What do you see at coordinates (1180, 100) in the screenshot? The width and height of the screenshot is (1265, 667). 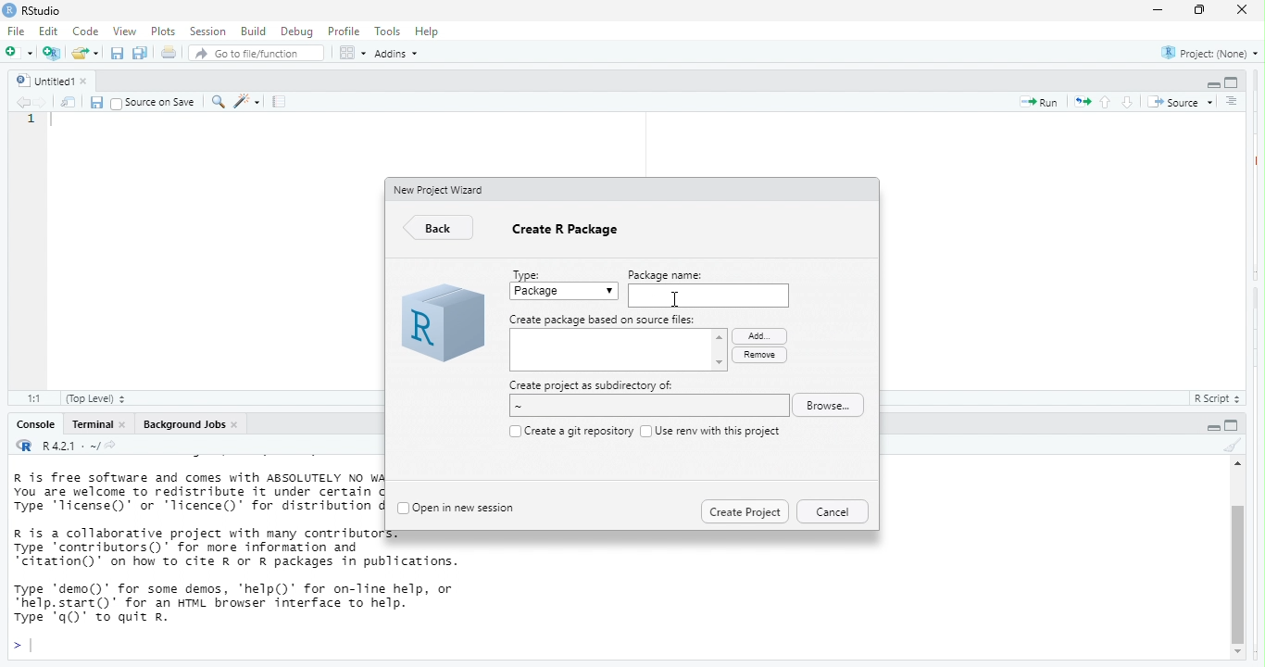 I see `source` at bounding box center [1180, 100].